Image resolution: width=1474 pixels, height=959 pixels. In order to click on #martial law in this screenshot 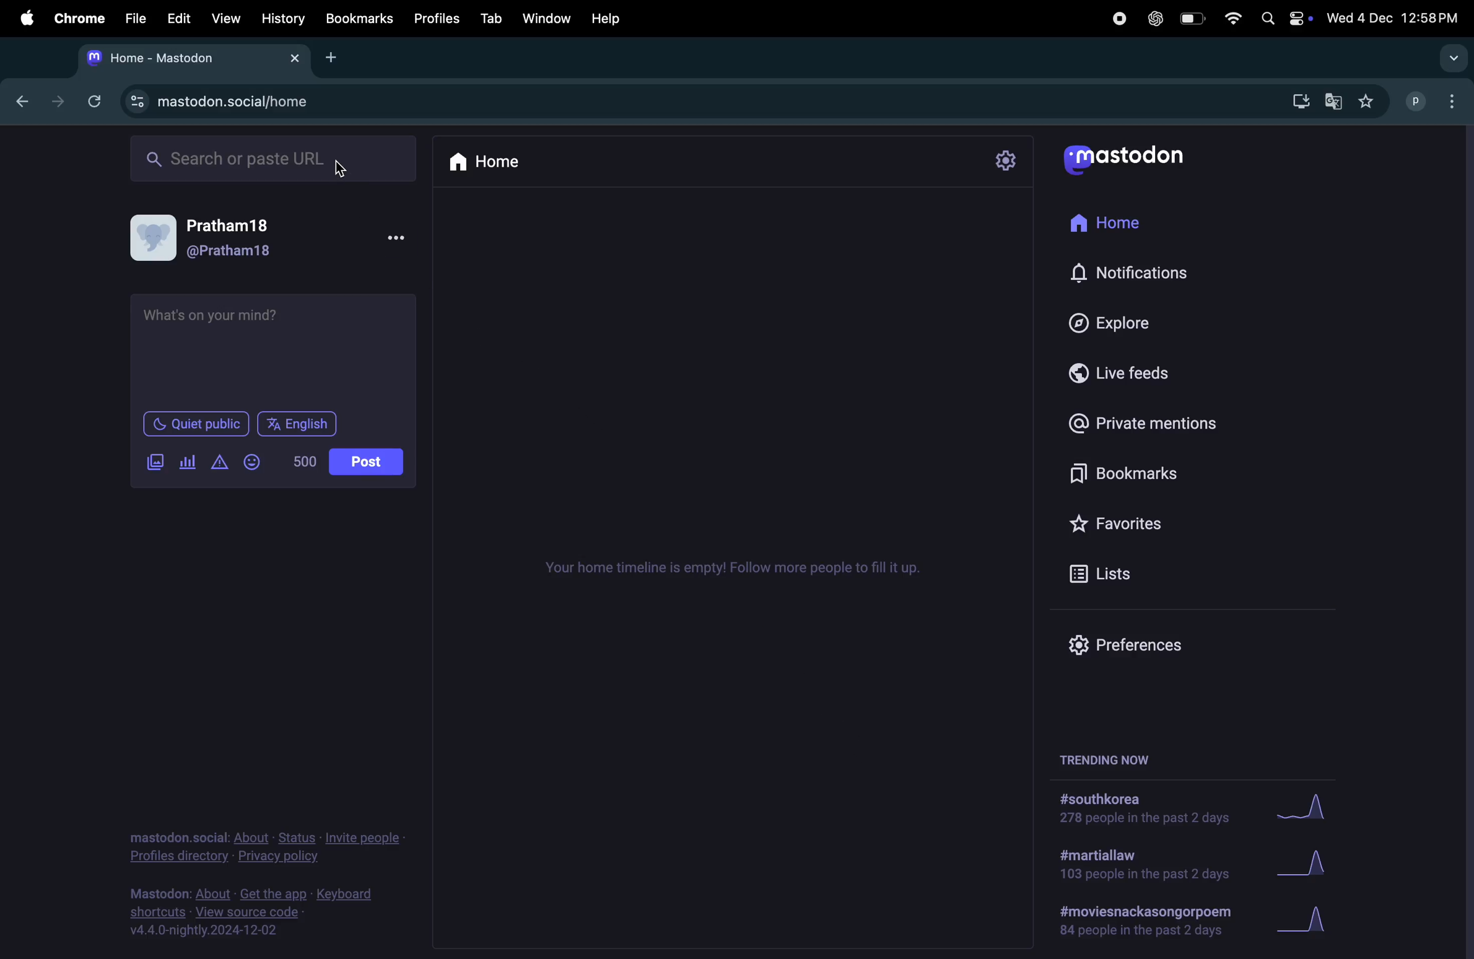, I will do `click(1143, 867)`.